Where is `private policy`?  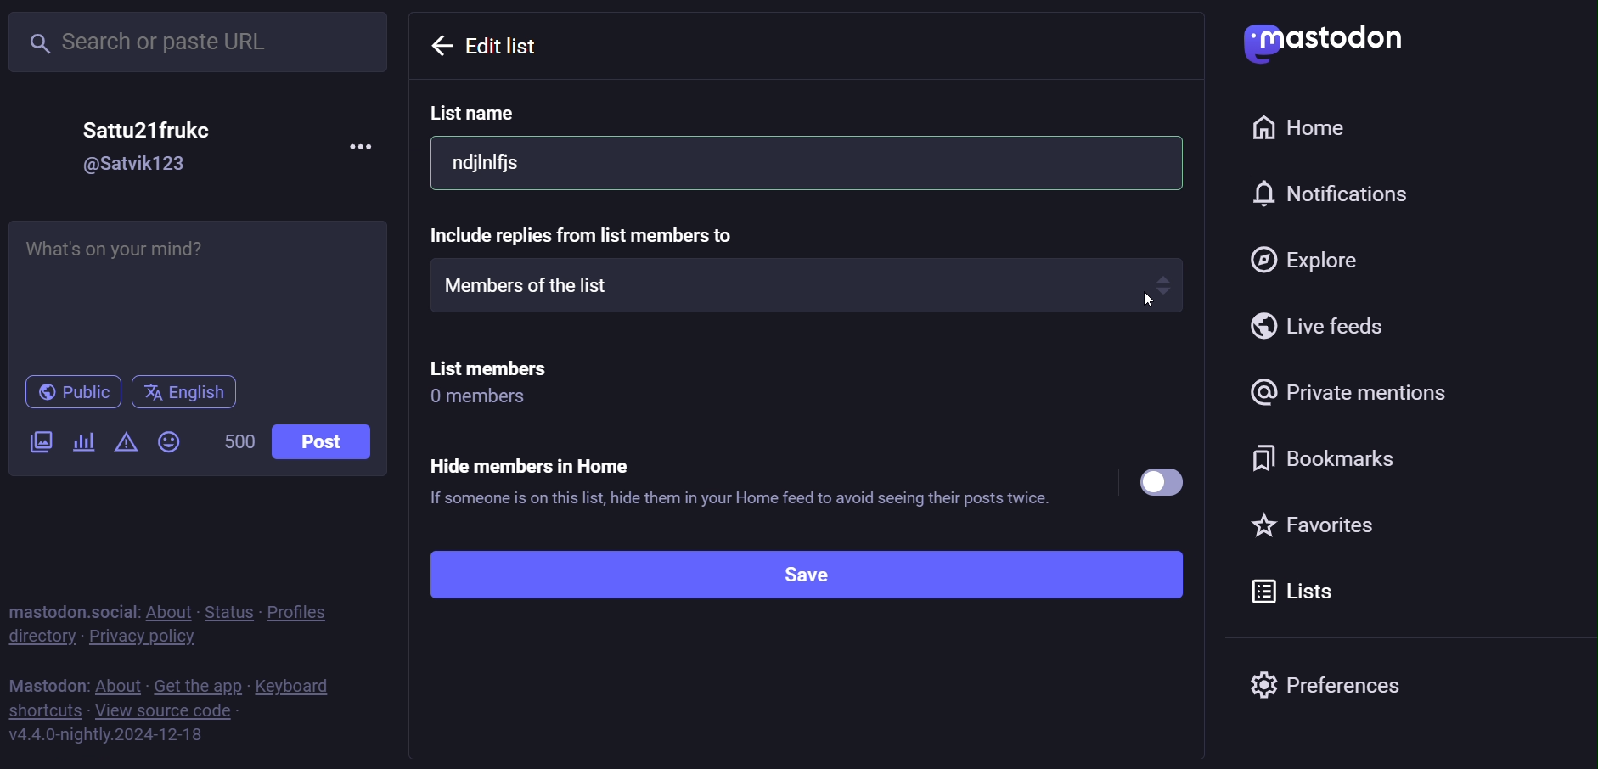 private policy is located at coordinates (147, 637).